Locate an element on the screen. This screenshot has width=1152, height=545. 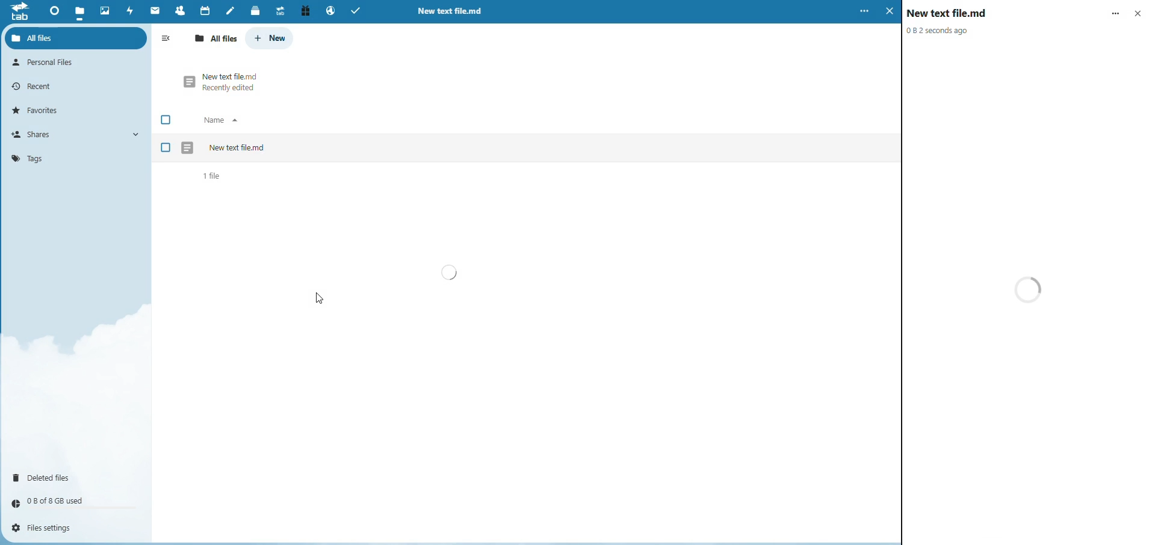
Close is located at coordinates (1139, 12).